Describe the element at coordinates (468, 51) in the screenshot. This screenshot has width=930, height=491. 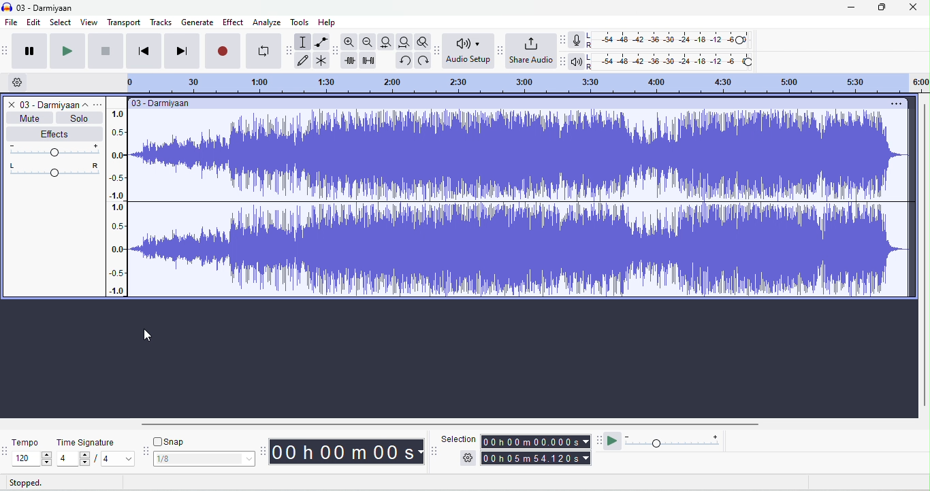
I see `audio set up` at that location.